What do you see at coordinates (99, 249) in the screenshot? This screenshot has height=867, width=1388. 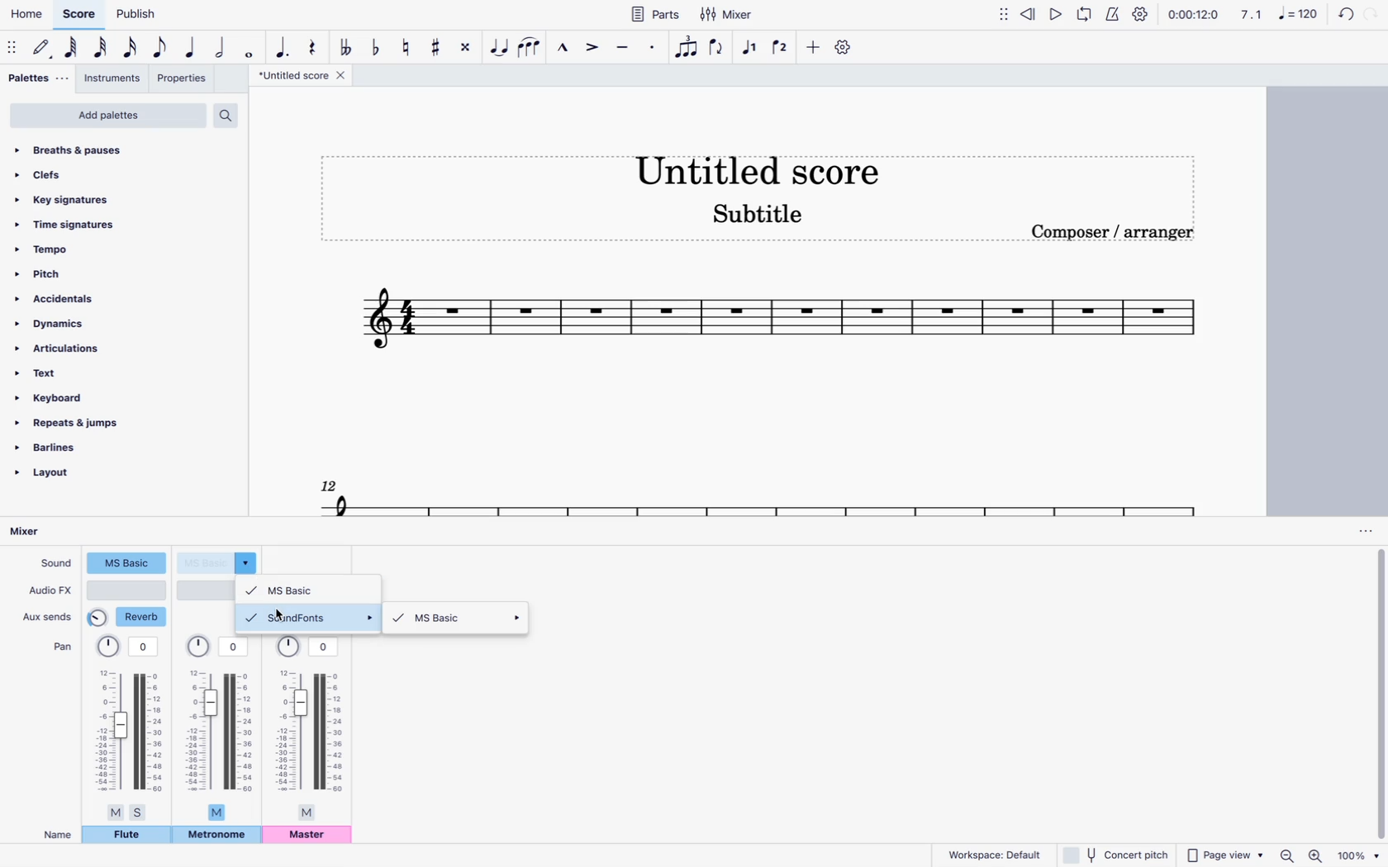 I see `tempo` at bounding box center [99, 249].